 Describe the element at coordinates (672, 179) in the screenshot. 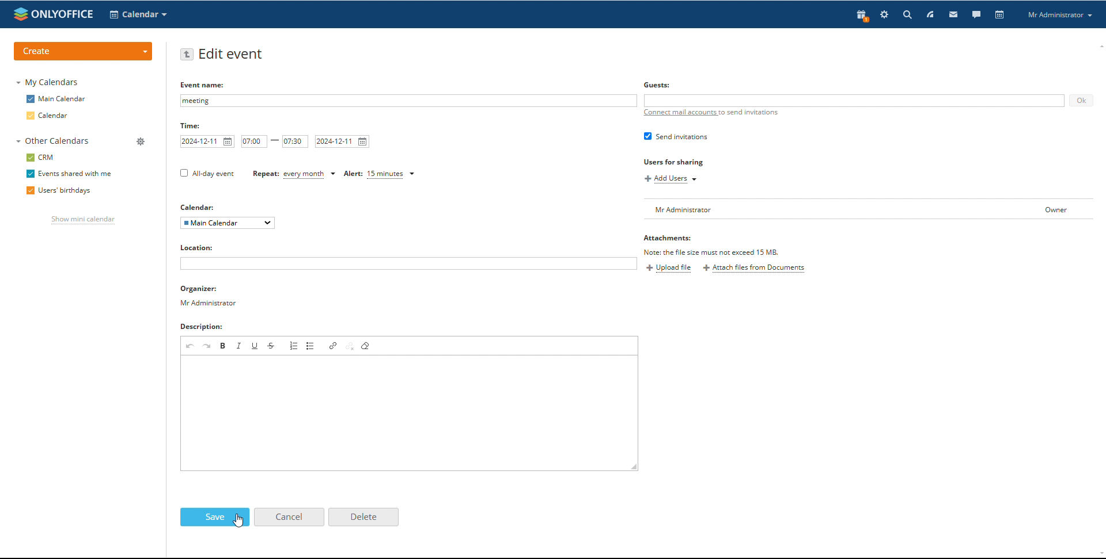

I see `add users` at that location.